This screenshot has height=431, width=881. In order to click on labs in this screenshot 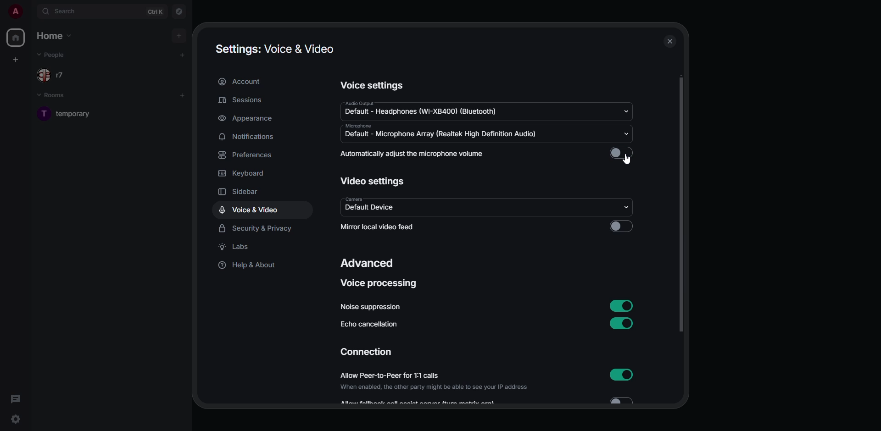, I will do `click(238, 247)`.